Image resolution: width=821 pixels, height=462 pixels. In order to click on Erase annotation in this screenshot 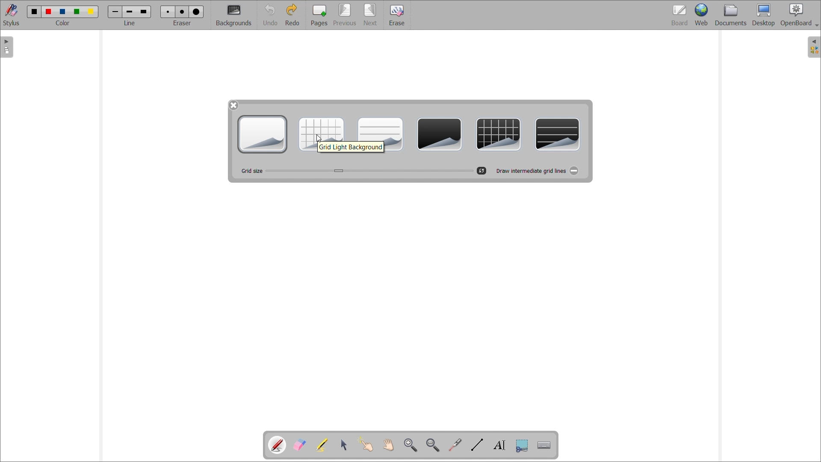, I will do `click(299, 445)`.